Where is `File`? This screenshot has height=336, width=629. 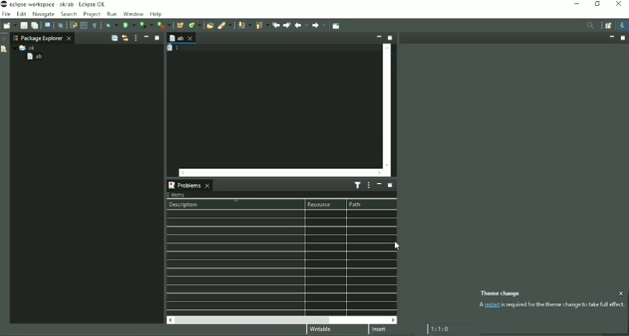
File is located at coordinates (7, 14).